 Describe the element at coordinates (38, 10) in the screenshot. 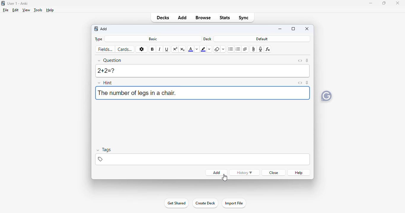

I see `tools` at that location.